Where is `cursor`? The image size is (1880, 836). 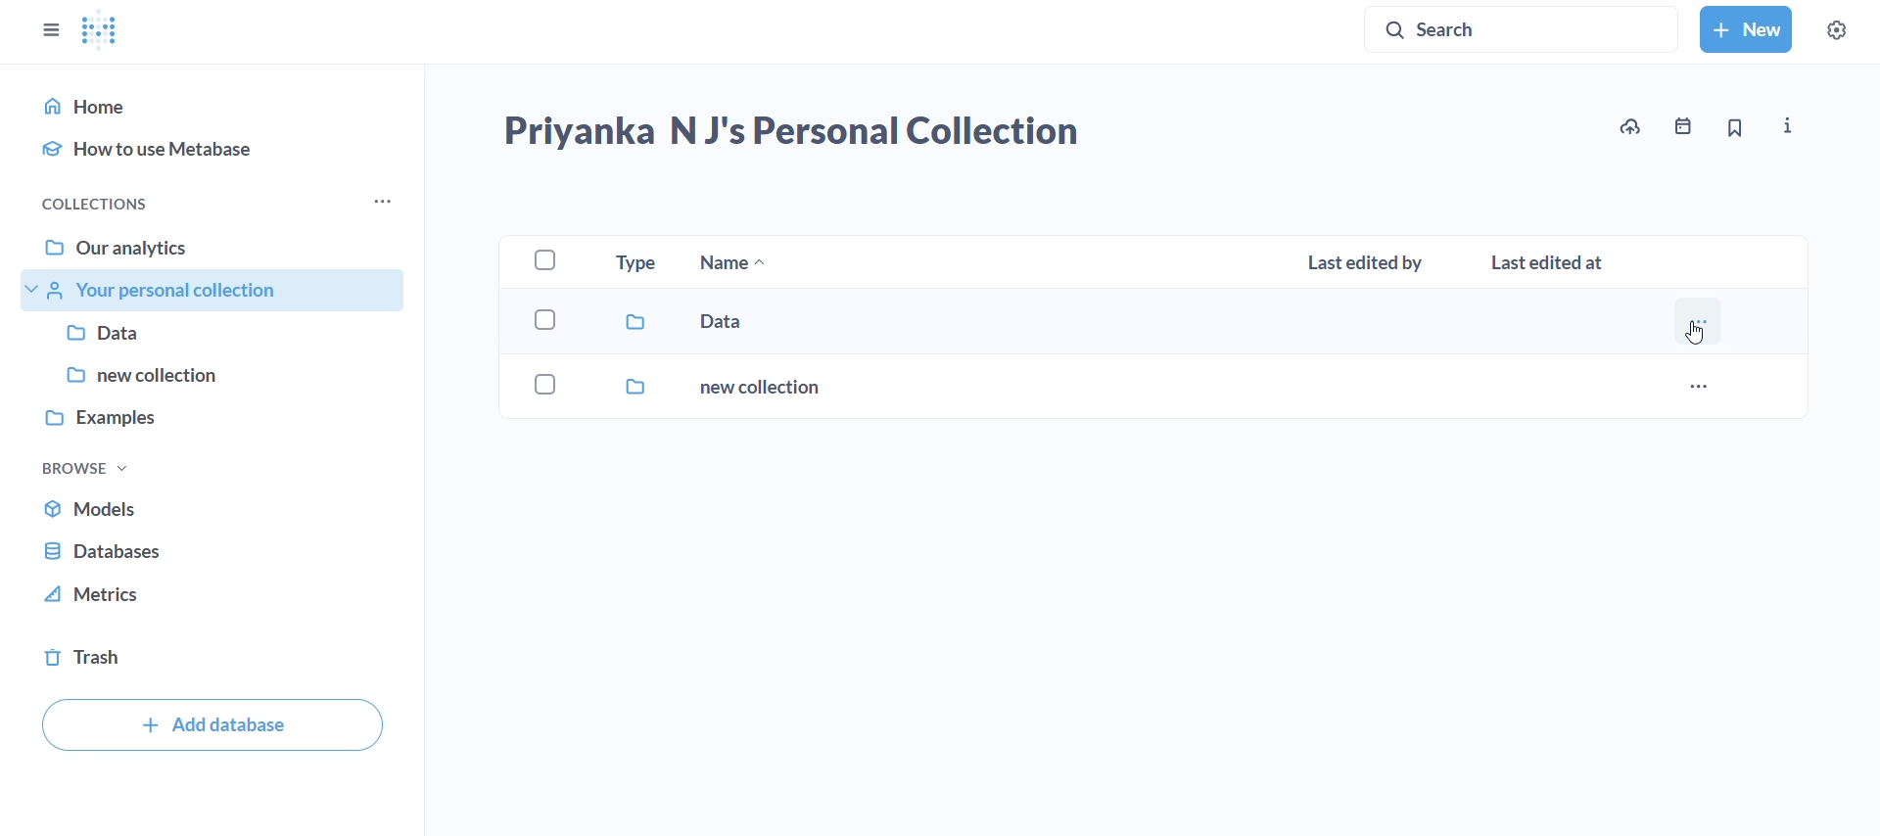
cursor is located at coordinates (1695, 333).